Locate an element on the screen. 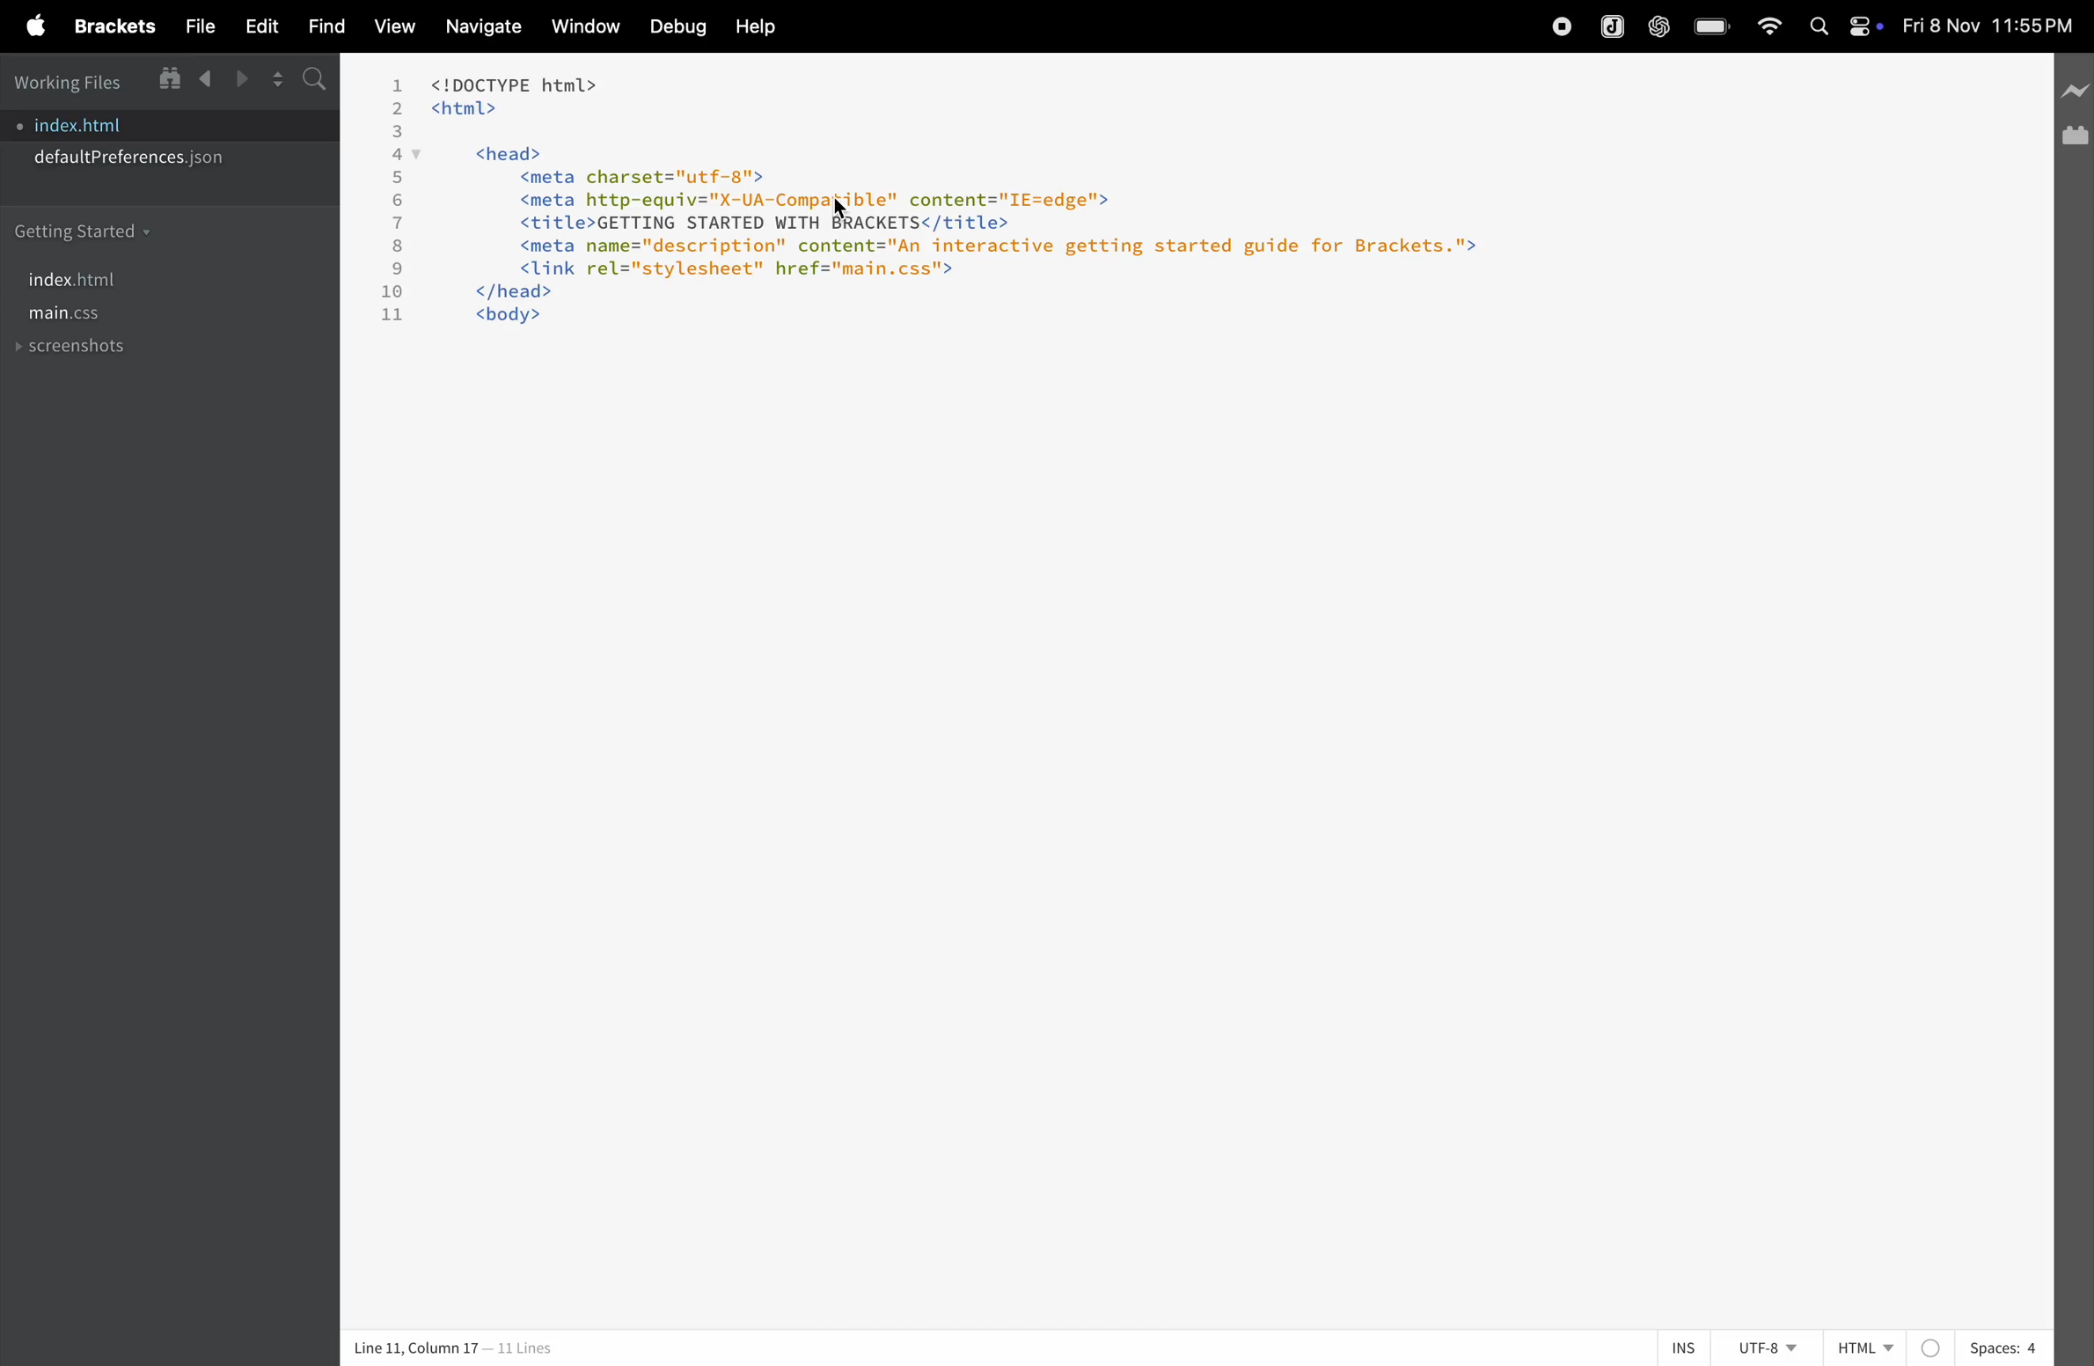 The image size is (2094, 1366). backward is located at coordinates (202, 80).